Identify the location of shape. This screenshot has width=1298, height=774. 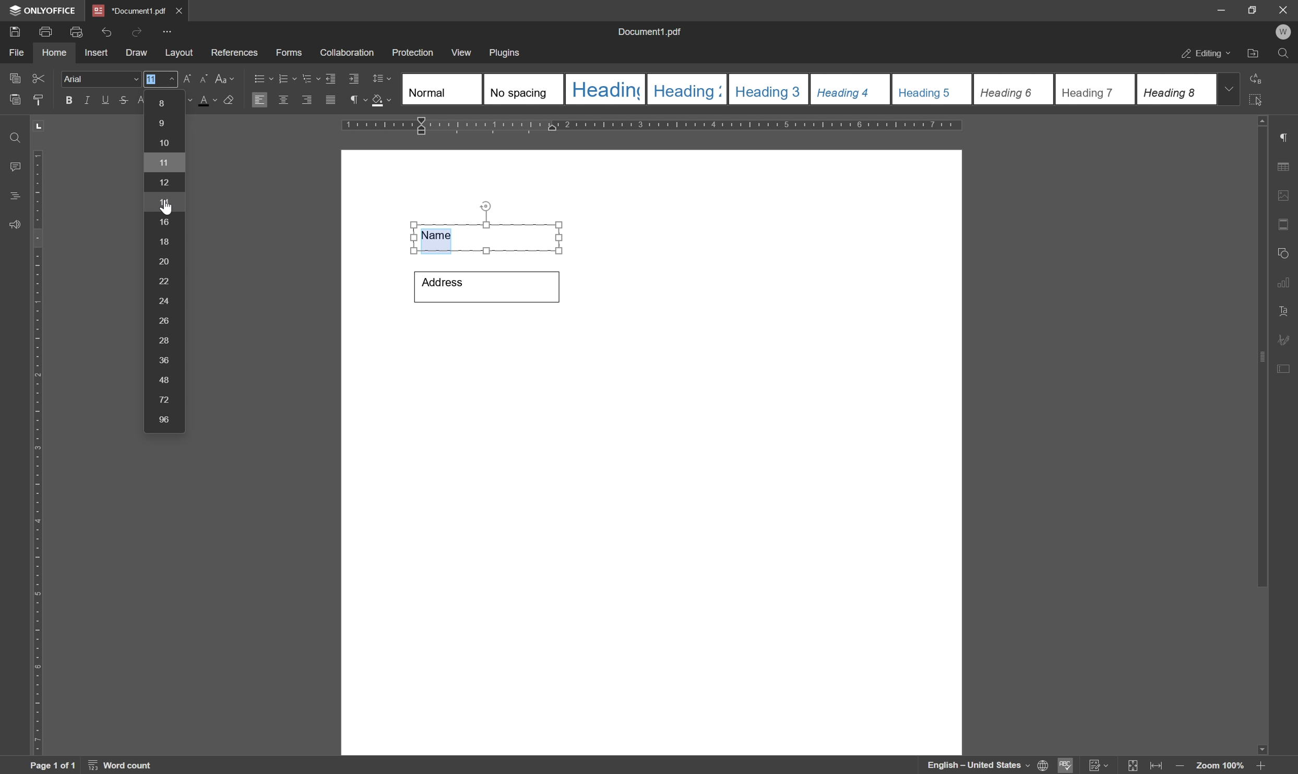
(1286, 251).